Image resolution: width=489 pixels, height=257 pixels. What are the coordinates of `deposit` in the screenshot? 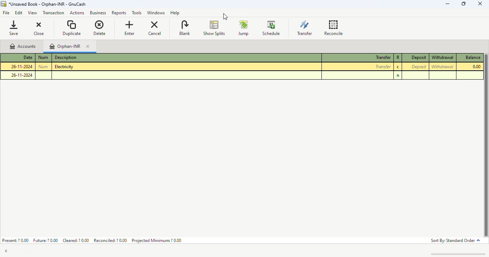 It's located at (419, 66).